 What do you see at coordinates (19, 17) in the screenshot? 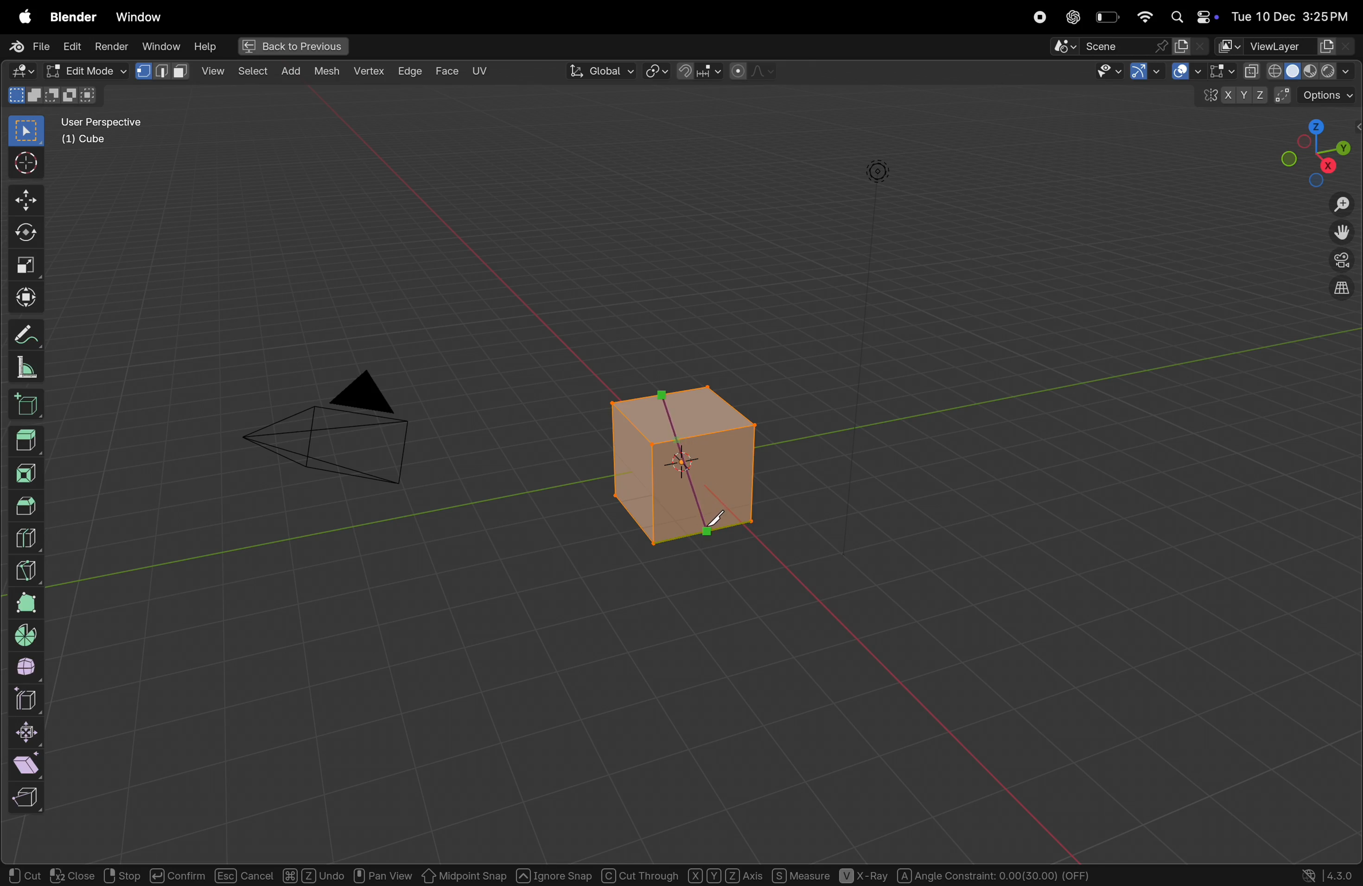
I see `Apple menu` at bounding box center [19, 17].